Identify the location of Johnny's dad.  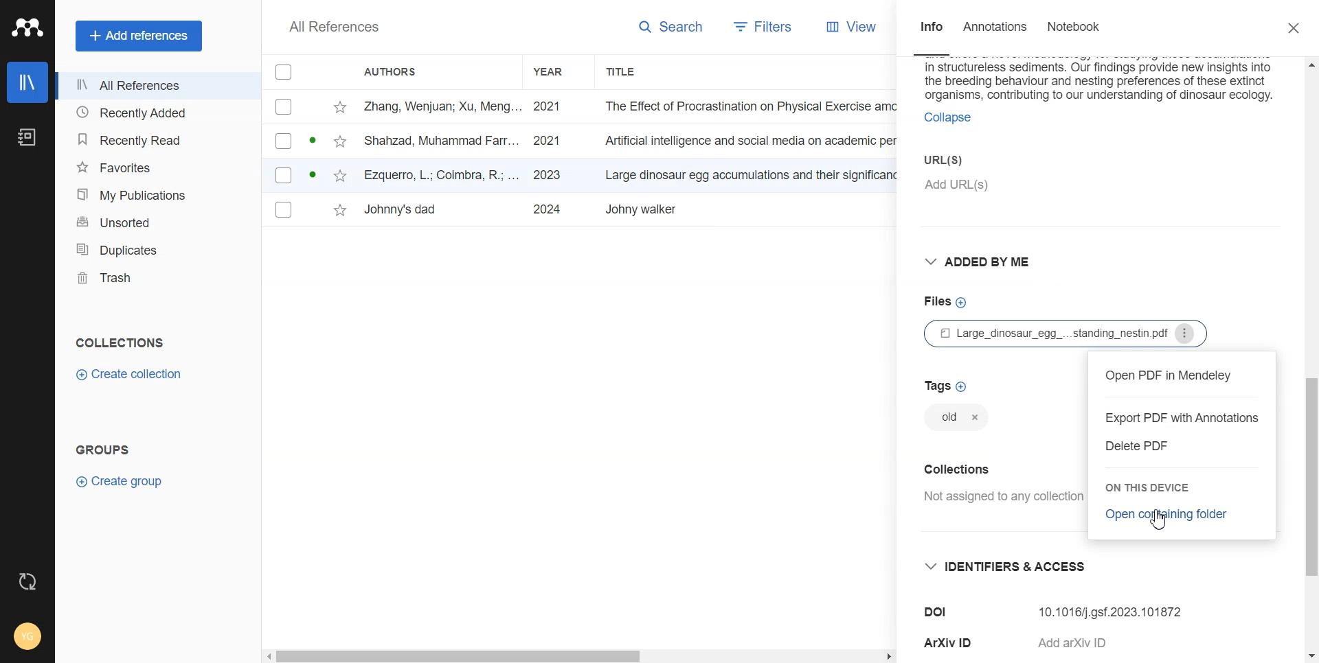
(413, 209).